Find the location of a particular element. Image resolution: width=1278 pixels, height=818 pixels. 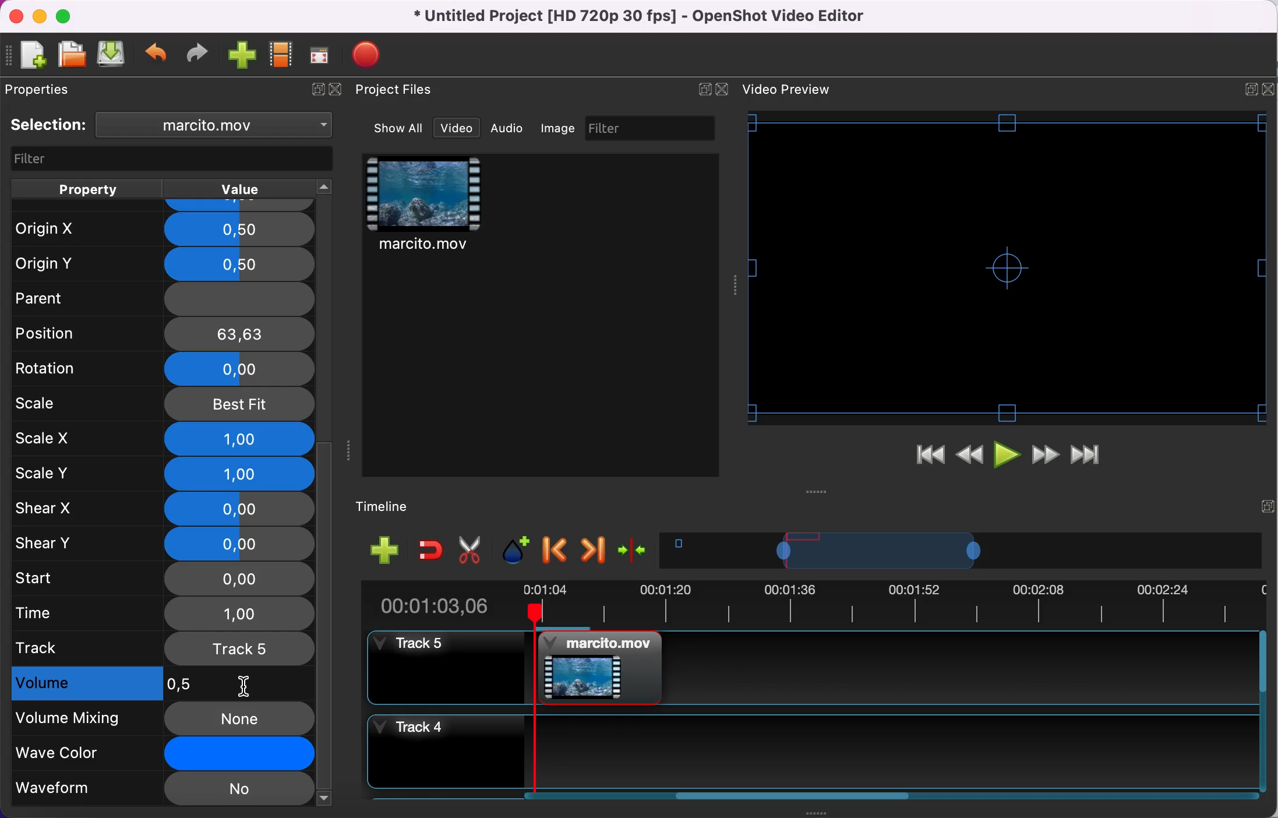

filter is located at coordinates (174, 160).